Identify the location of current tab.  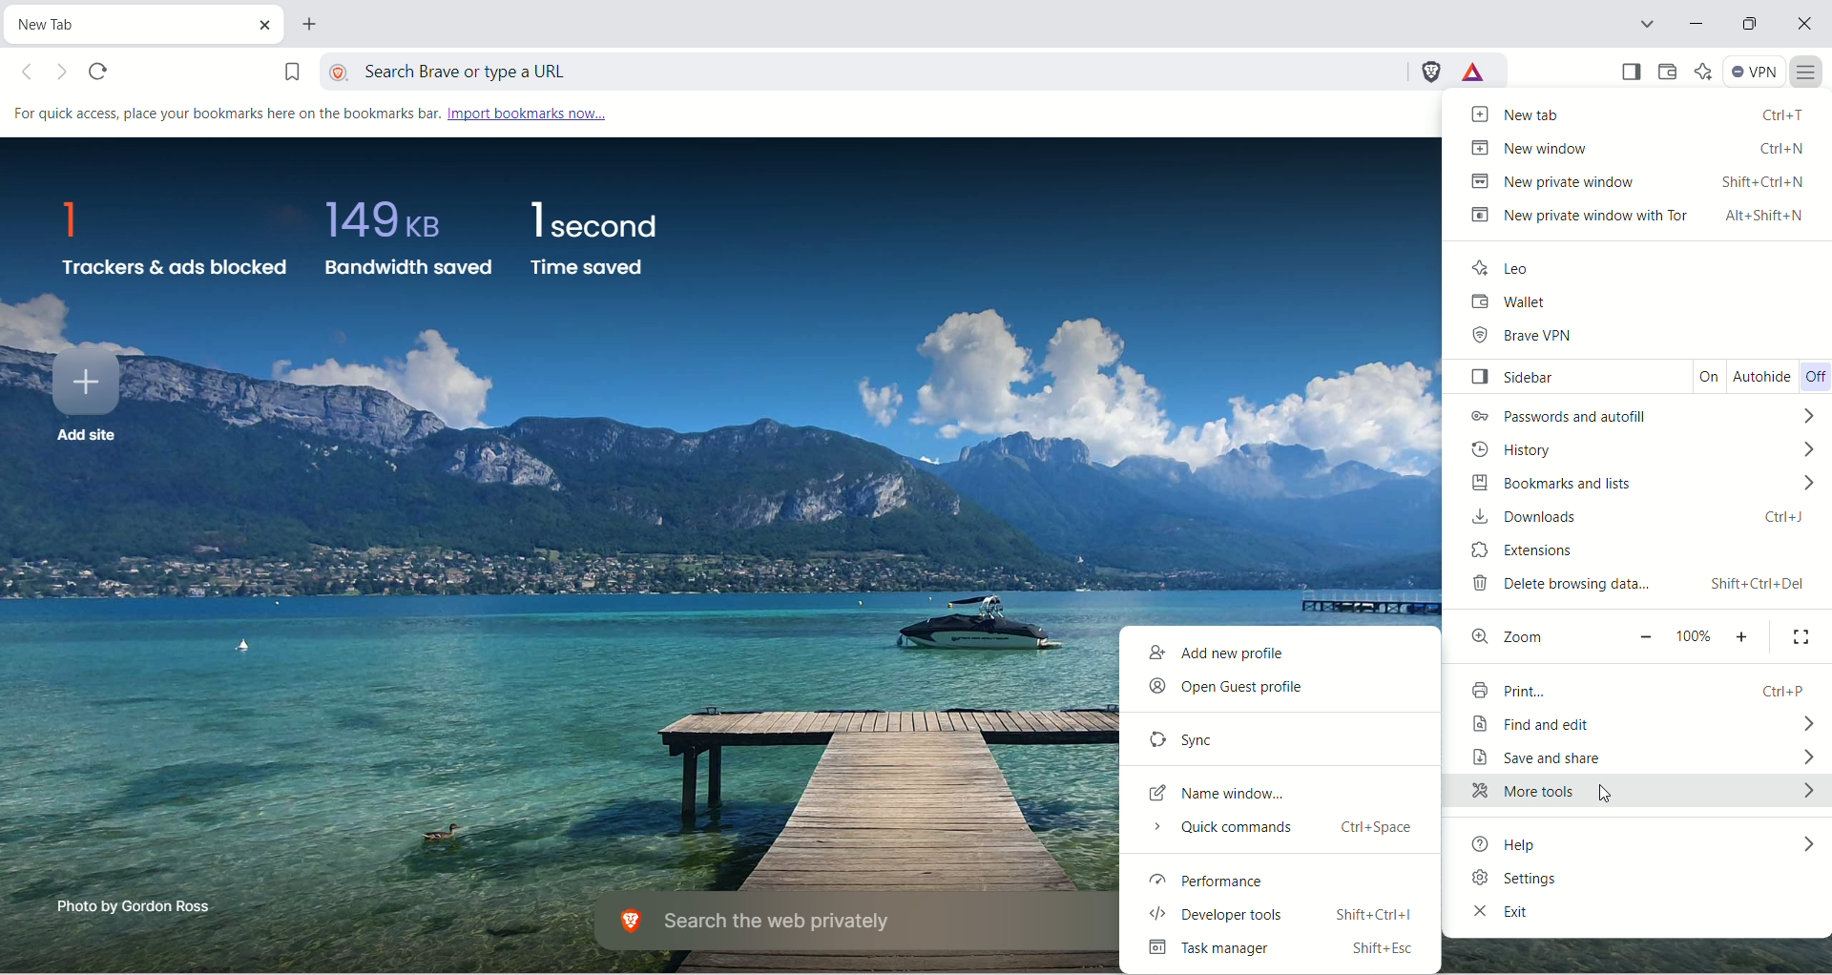
(118, 24).